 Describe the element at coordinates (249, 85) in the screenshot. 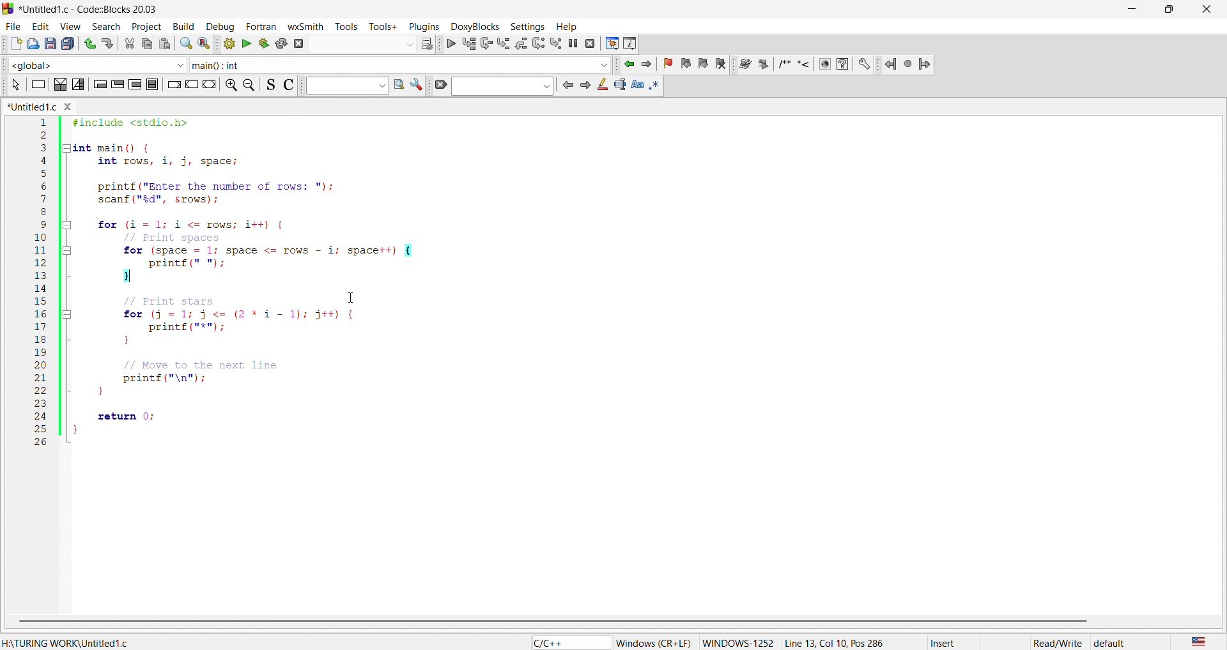

I see `zoom out` at that location.